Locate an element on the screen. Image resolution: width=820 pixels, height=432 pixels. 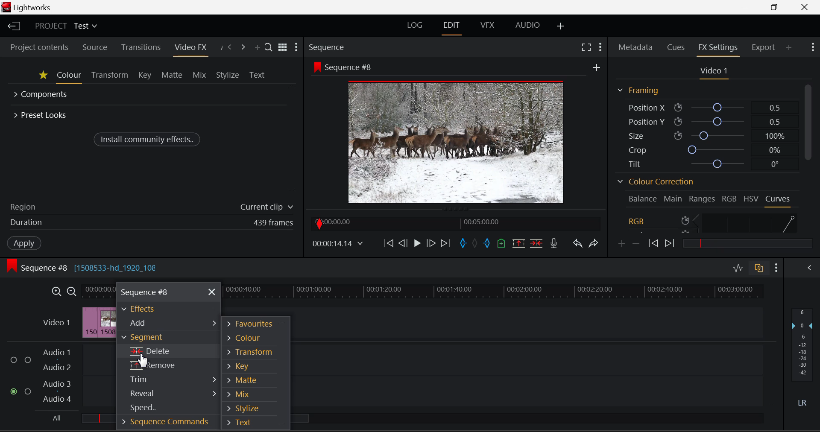
Toggle Audio Levels Editing is located at coordinates (738, 269).